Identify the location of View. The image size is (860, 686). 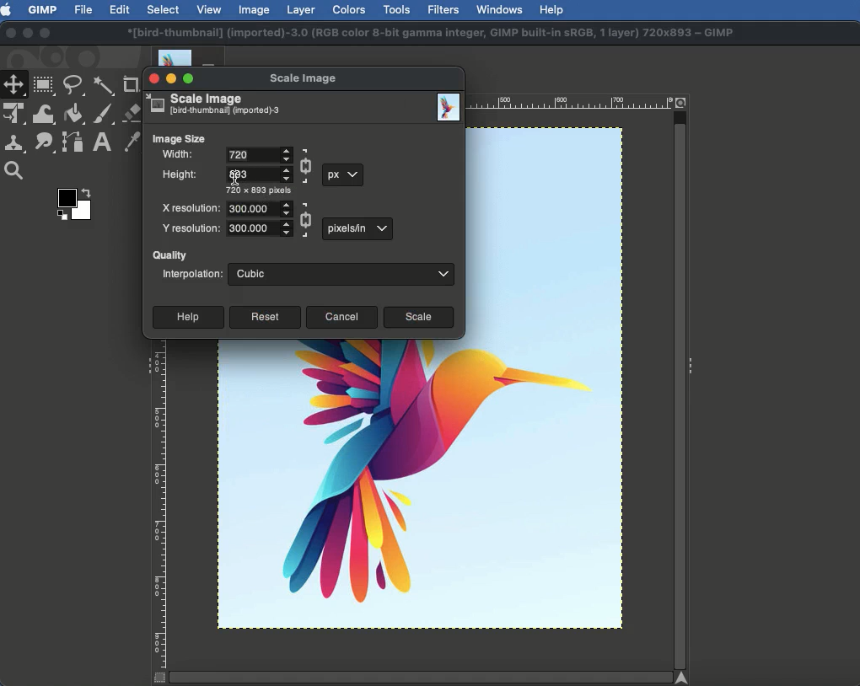
(210, 8).